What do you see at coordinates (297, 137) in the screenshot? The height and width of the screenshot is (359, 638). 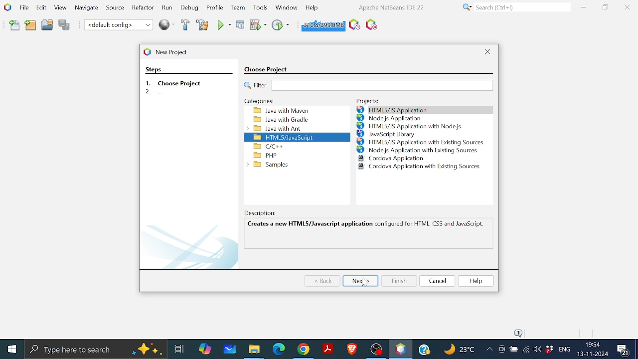 I see `HTML/JAVA script` at bounding box center [297, 137].